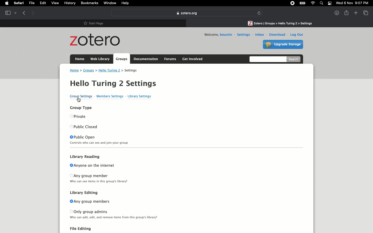  What do you see at coordinates (24, 13) in the screenshot?
I see `Previous` at bounding box center [24, 13].